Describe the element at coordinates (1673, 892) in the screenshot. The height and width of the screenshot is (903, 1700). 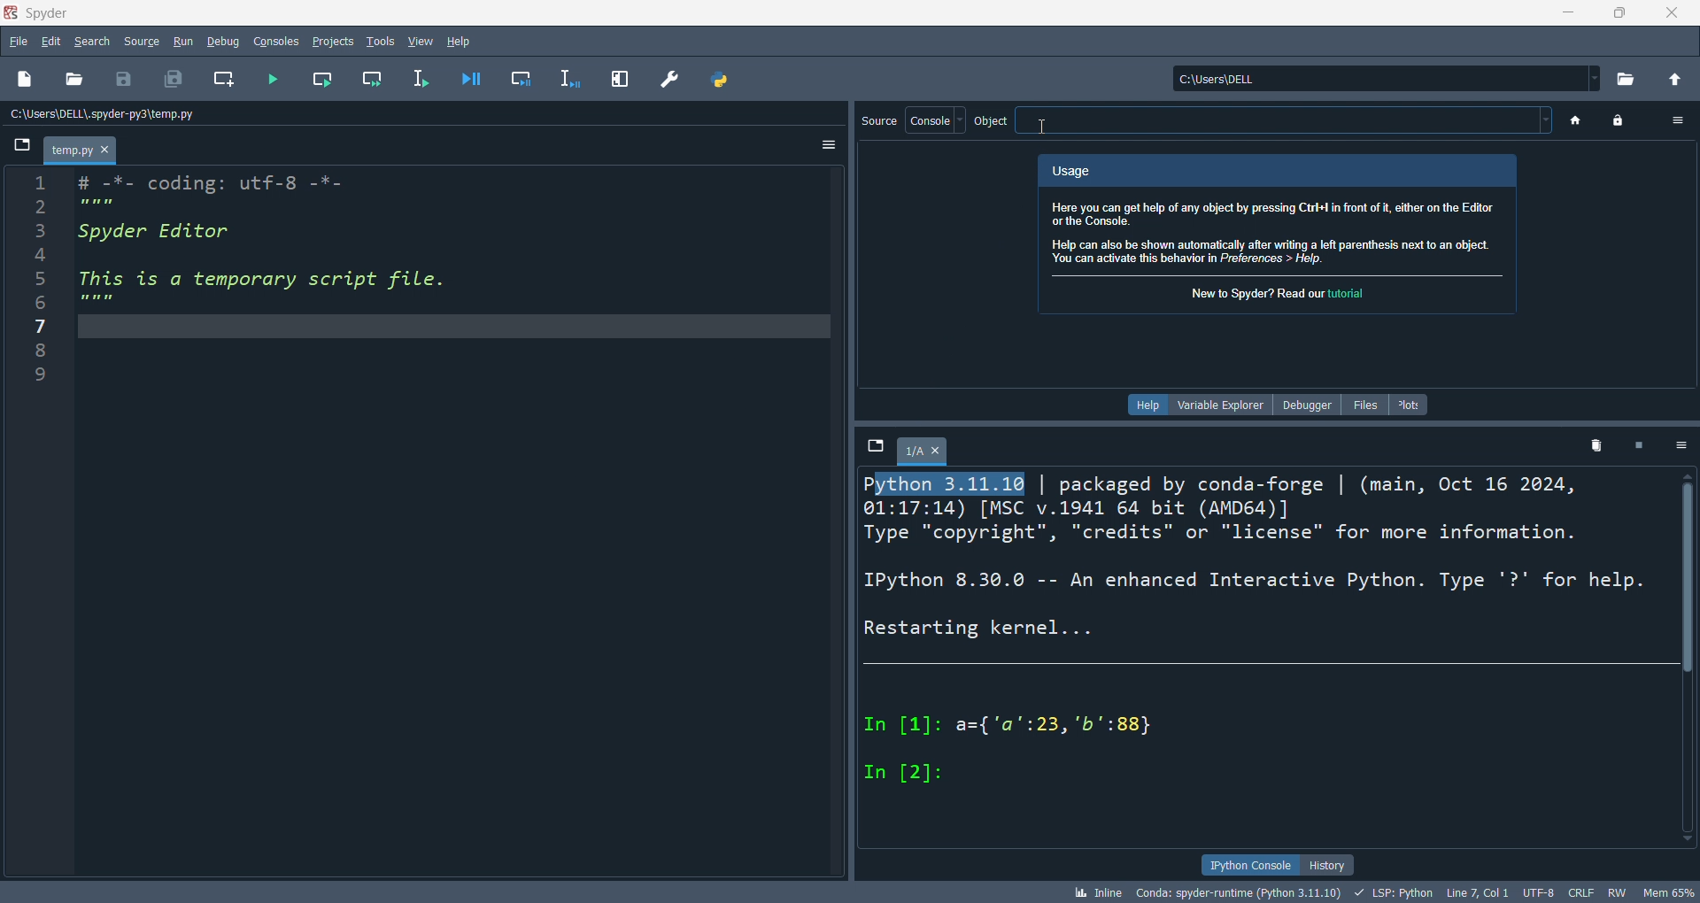
I see `mem 65%` at that location.